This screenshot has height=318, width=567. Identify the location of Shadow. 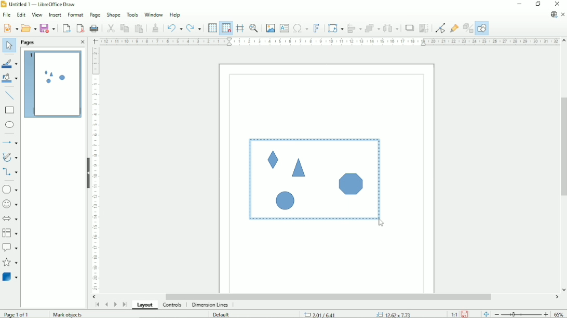
(408, 27).